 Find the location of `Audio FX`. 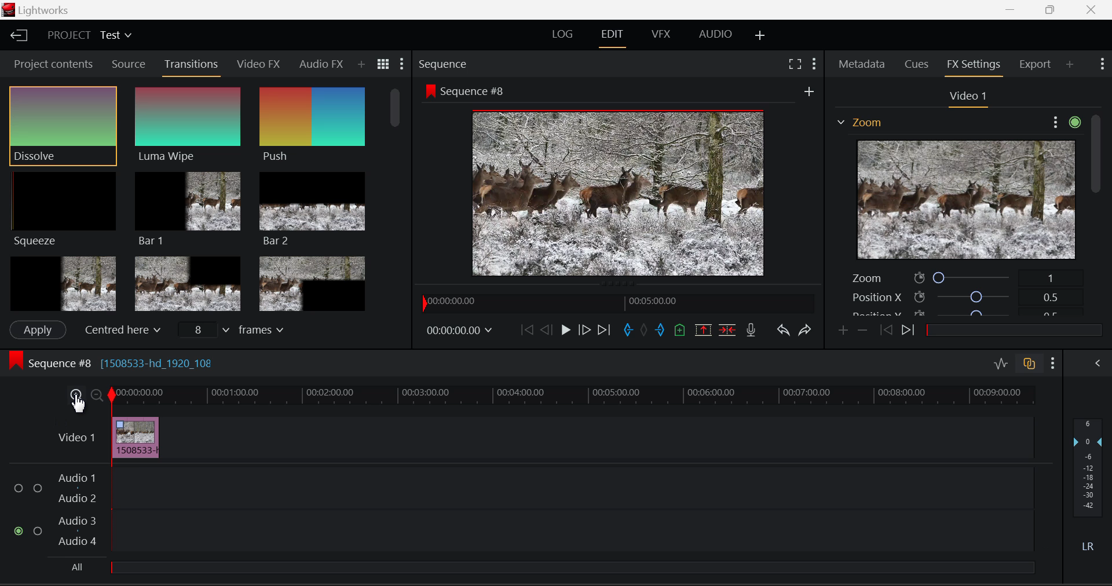

Audio FX is located at coordinates (322, 64).